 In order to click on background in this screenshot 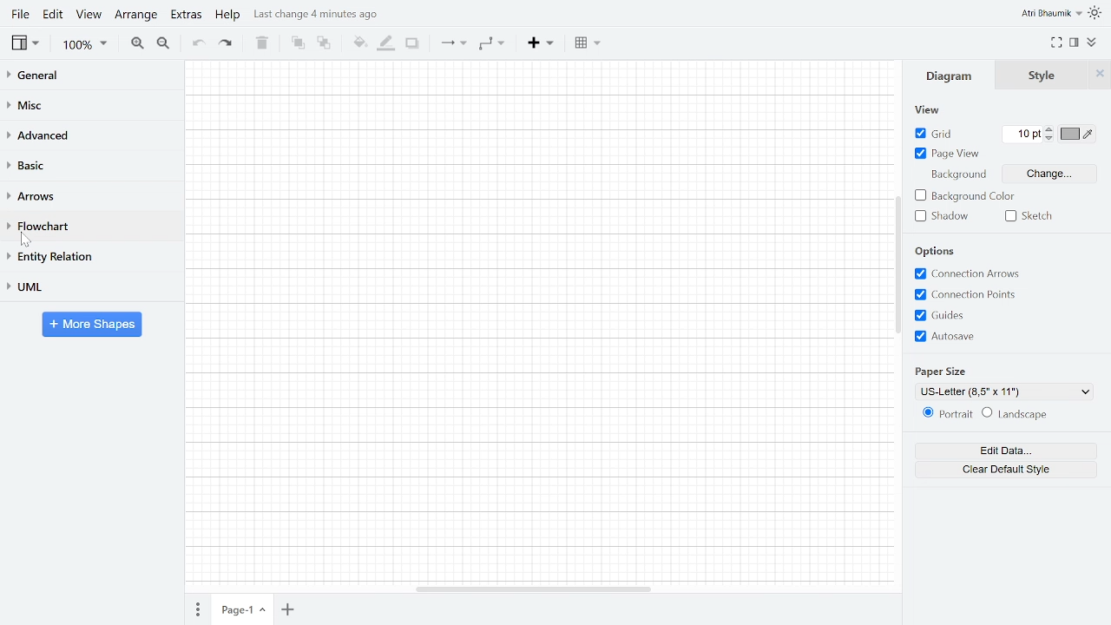, I will do `click(957, 176)`.